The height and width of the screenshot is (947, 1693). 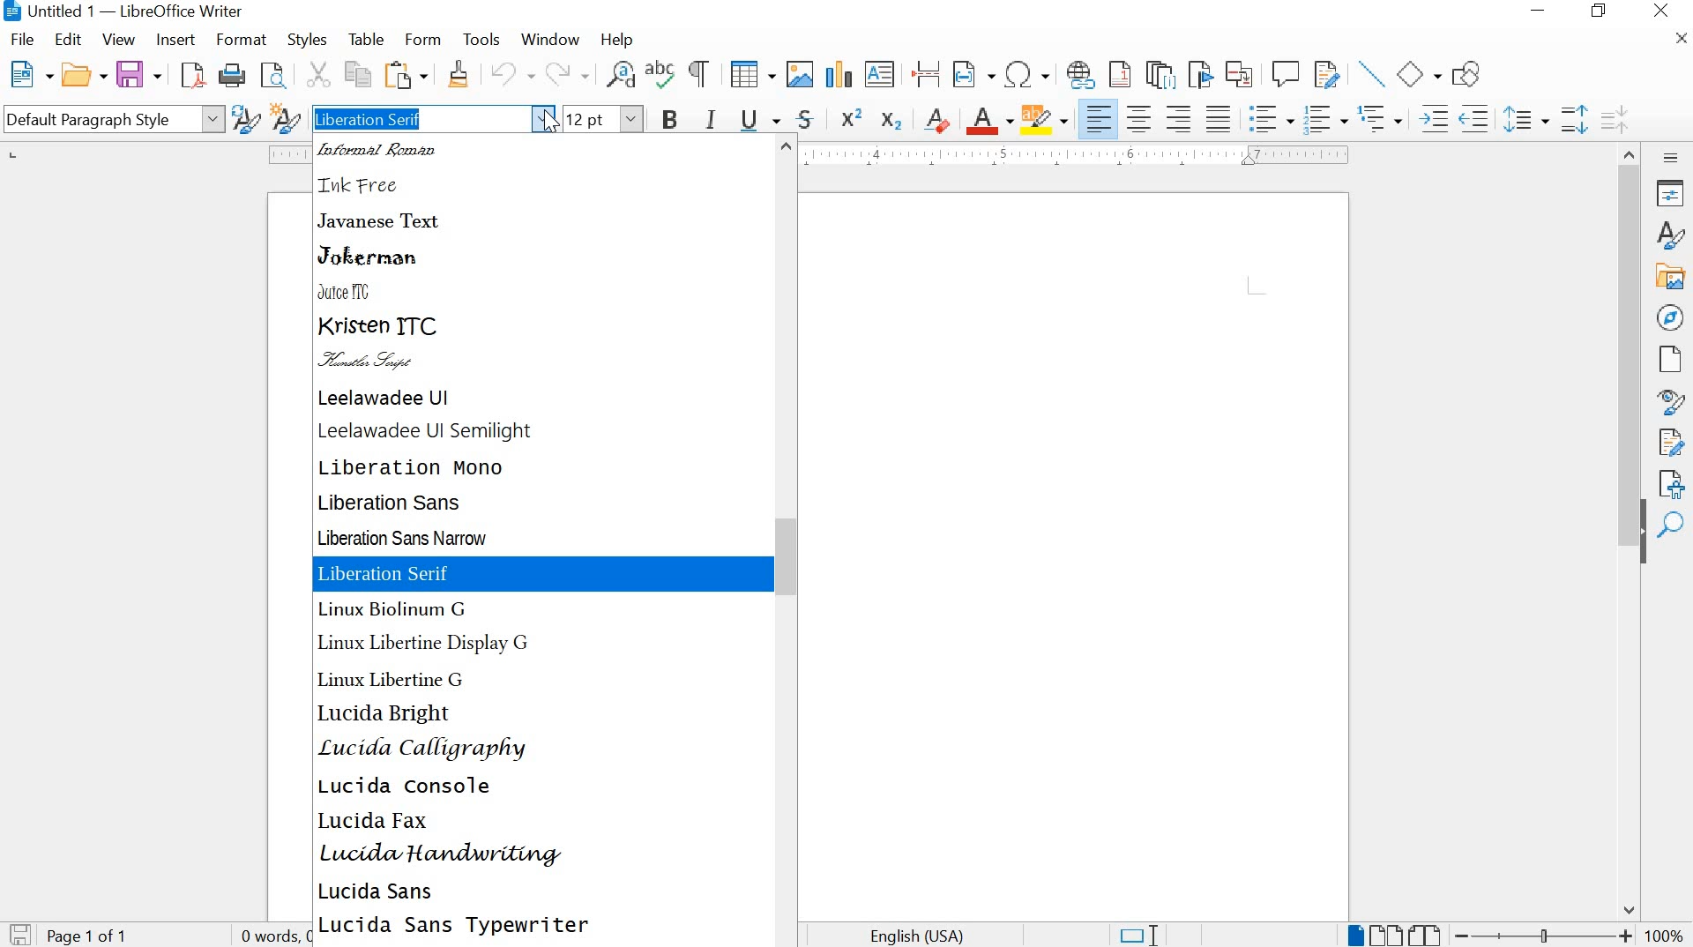 I want to click on ALIGN LEFT, so click(x=1099, y=118).